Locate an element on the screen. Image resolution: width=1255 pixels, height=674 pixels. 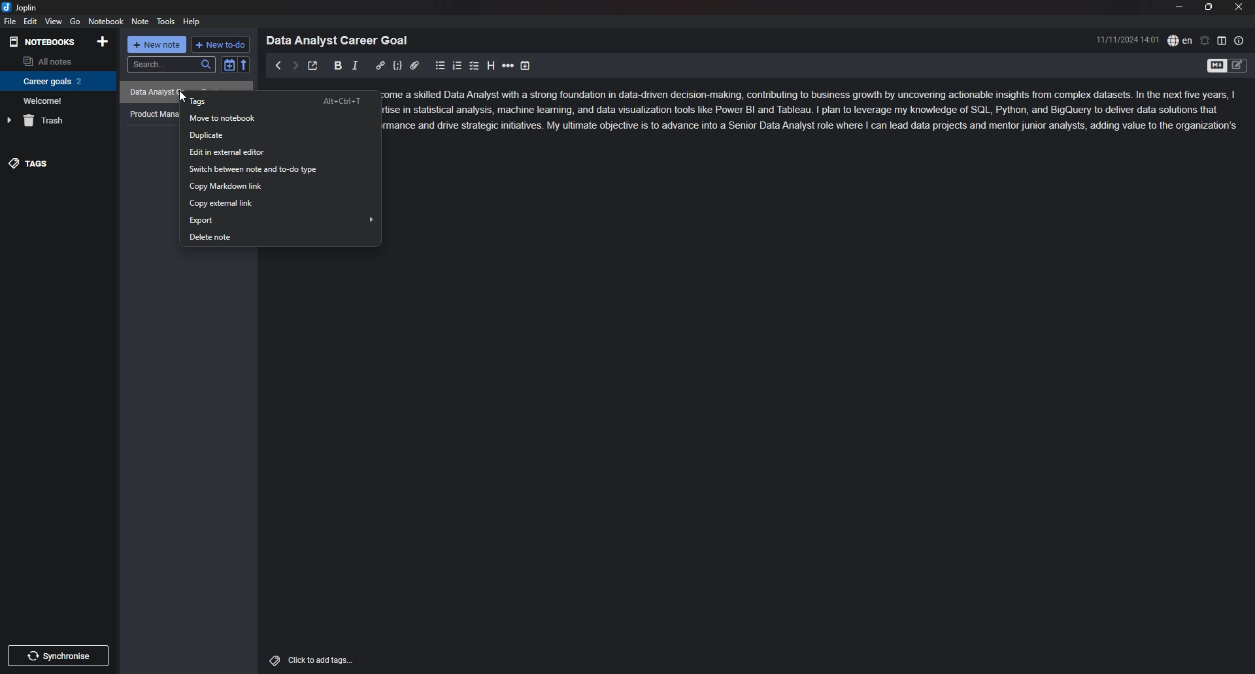
go is located at coordinates (75, 22).